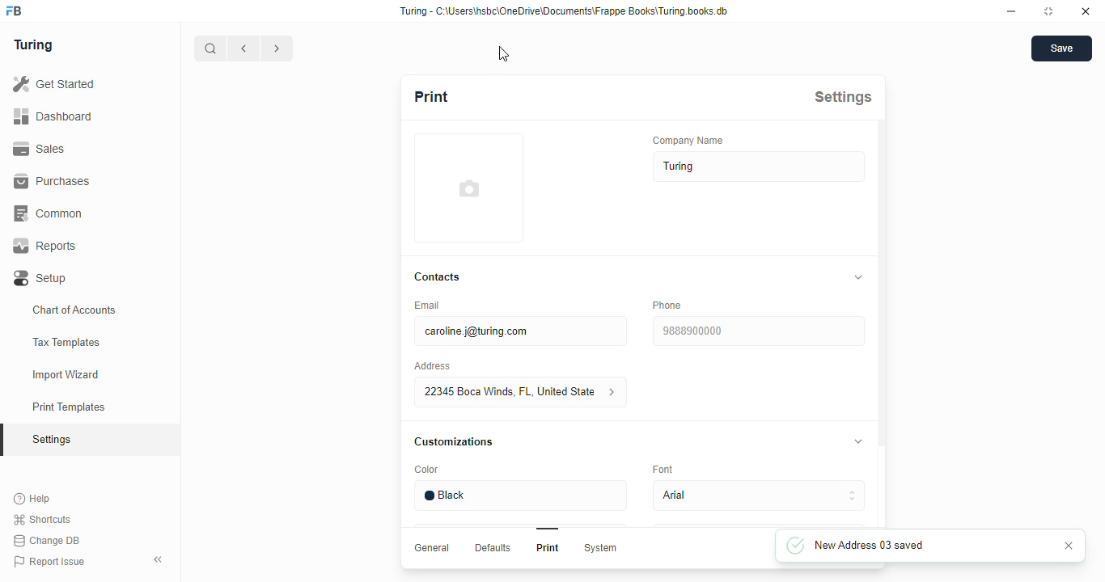 The width and height of the screenshot is (1105, 582). I want to click on caroline.j@turing.com, so click(522, 331).